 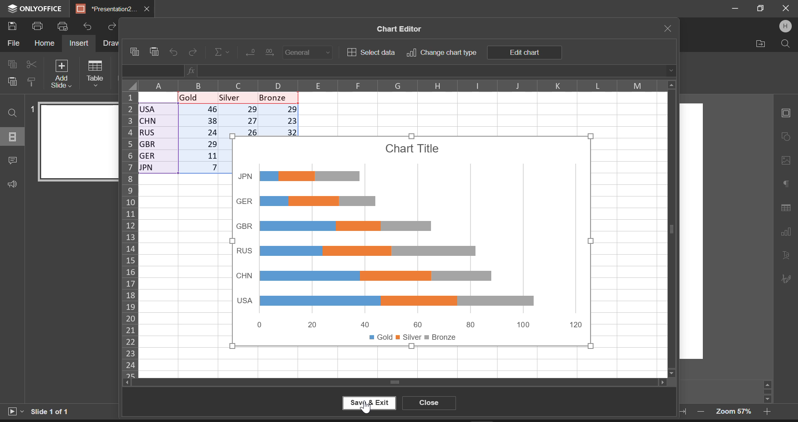 I want to click on Close, so click(x=786, y=9).